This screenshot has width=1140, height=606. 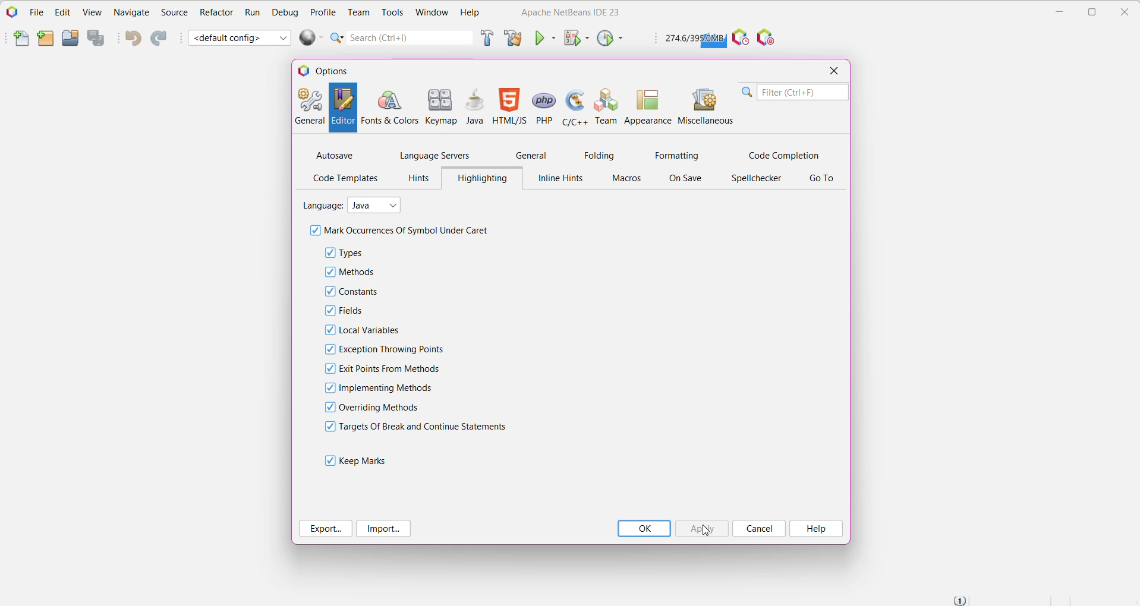 I want to click on checkbox, so click(x=327, y=368).